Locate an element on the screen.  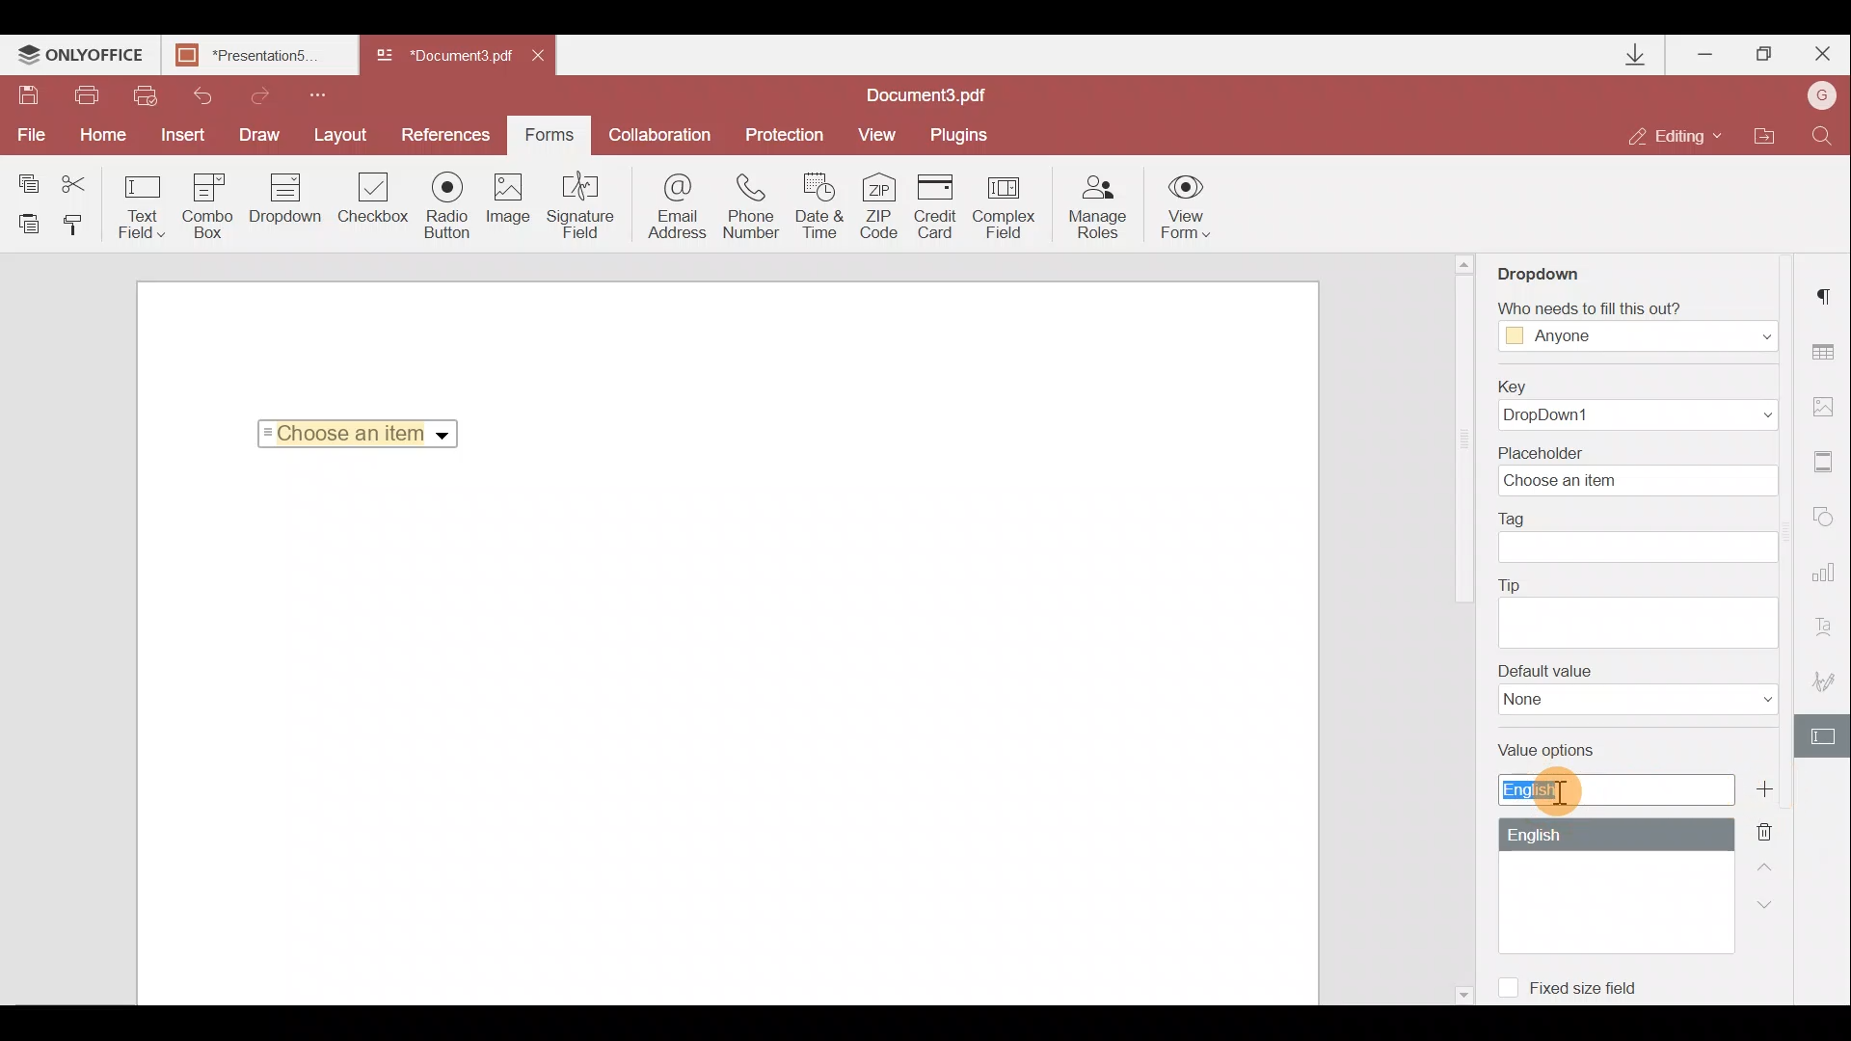
Copy style is located at coordinates (79, 224).